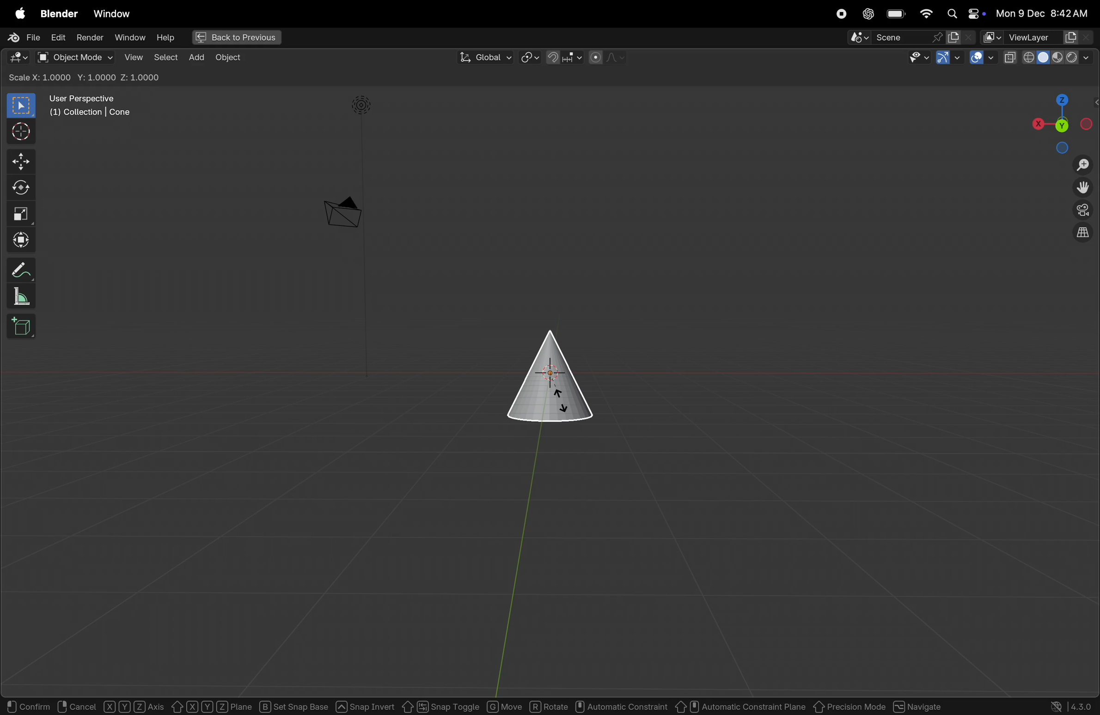 This screenshot has height=715, width=1100. I want to click on object mode, so click(74, 57).